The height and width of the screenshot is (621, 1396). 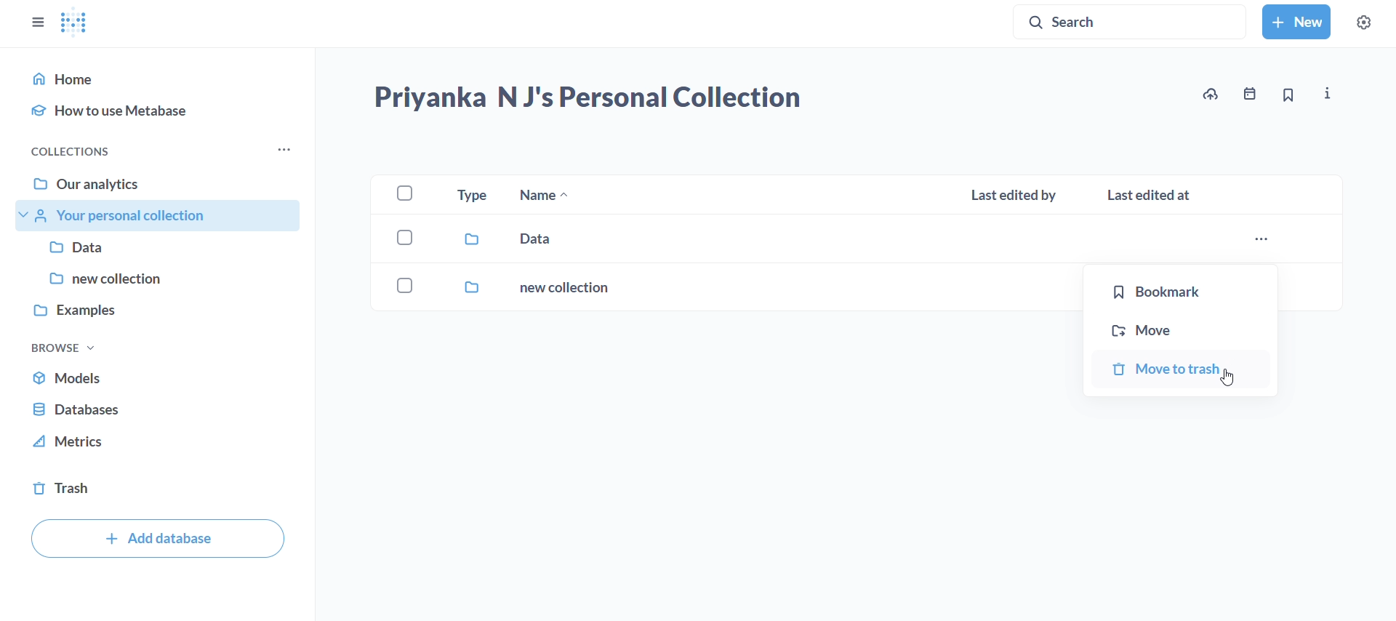 I want to click on data, so click(x=162, y=249).